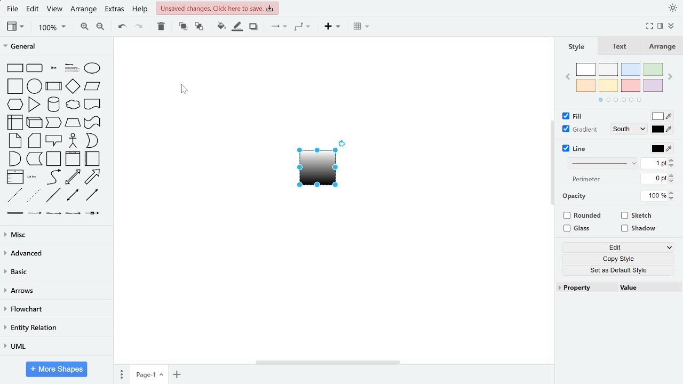 This screenshot has height=384, width=683. I want to click on waypoints, so click(304, 28).